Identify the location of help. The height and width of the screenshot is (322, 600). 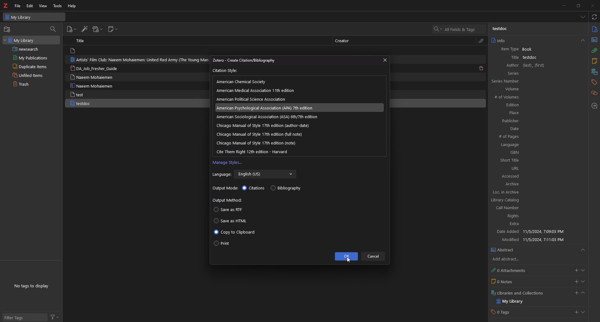
(72, 6).